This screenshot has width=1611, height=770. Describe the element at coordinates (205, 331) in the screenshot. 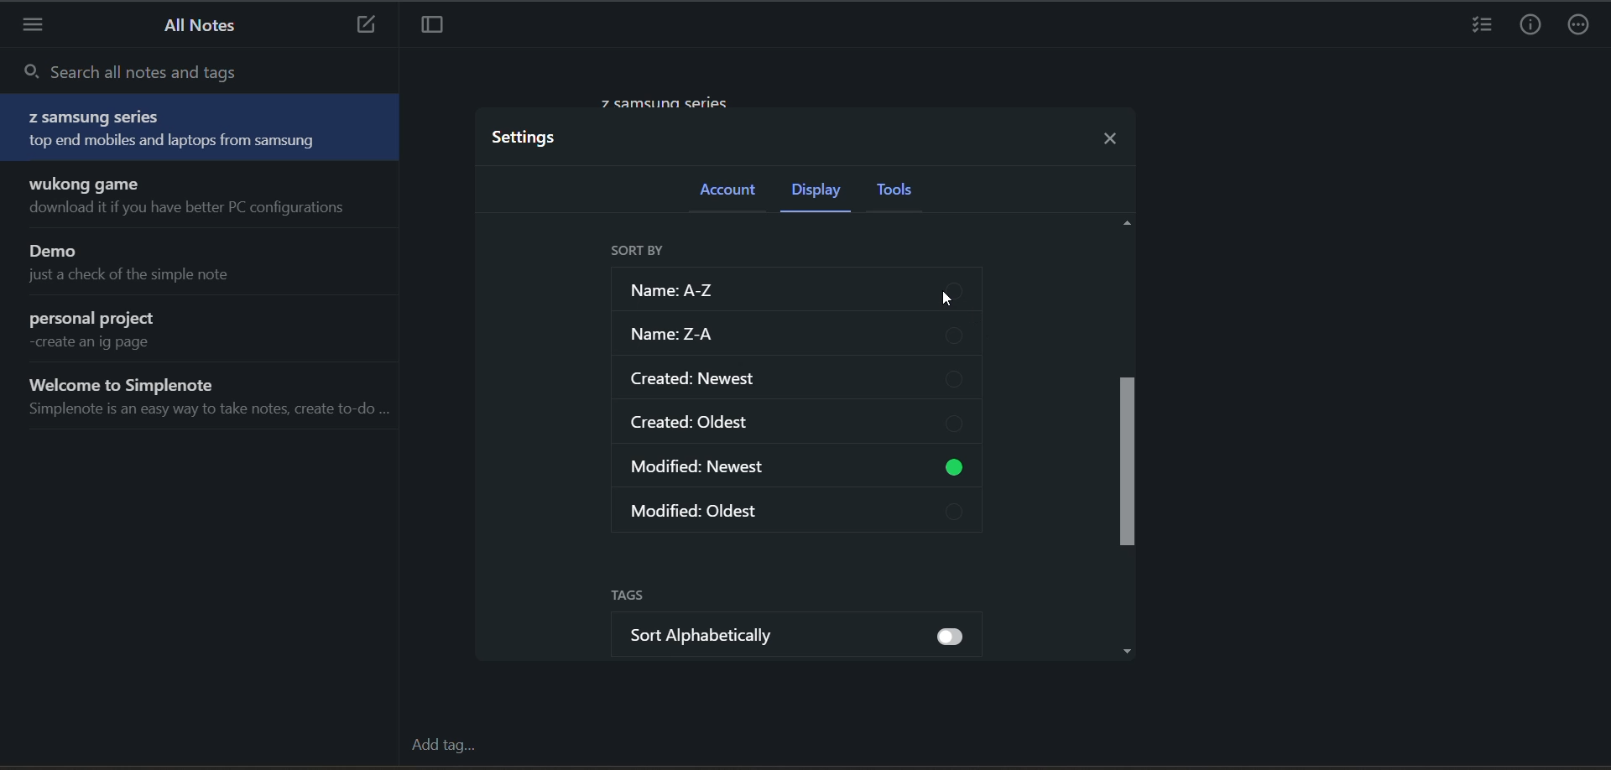

I see `personal project create an ig page` at that location.